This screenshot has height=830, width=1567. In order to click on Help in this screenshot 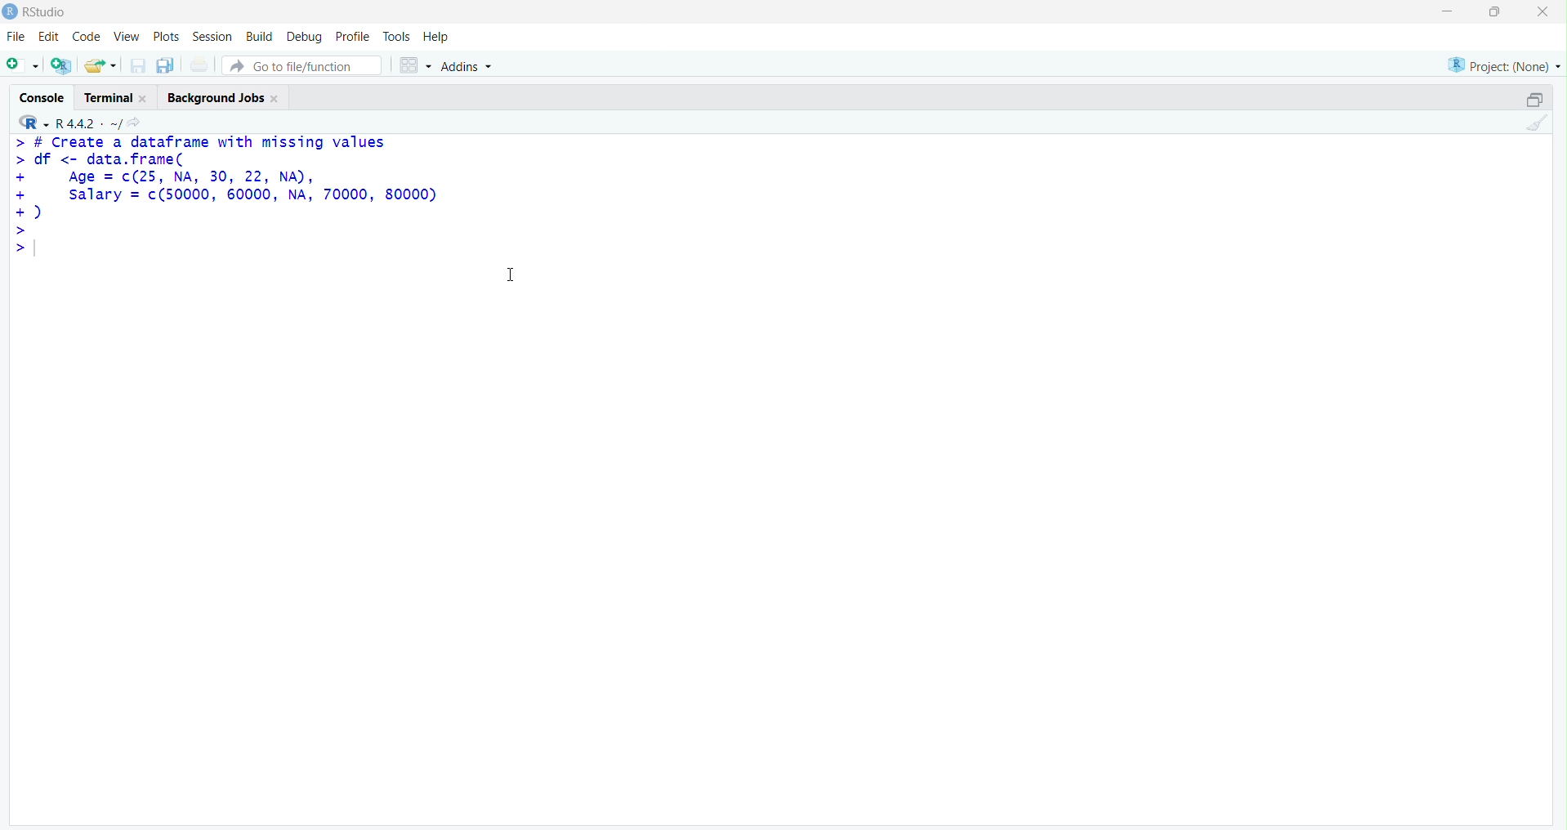, I will do `click(436, 38)`.